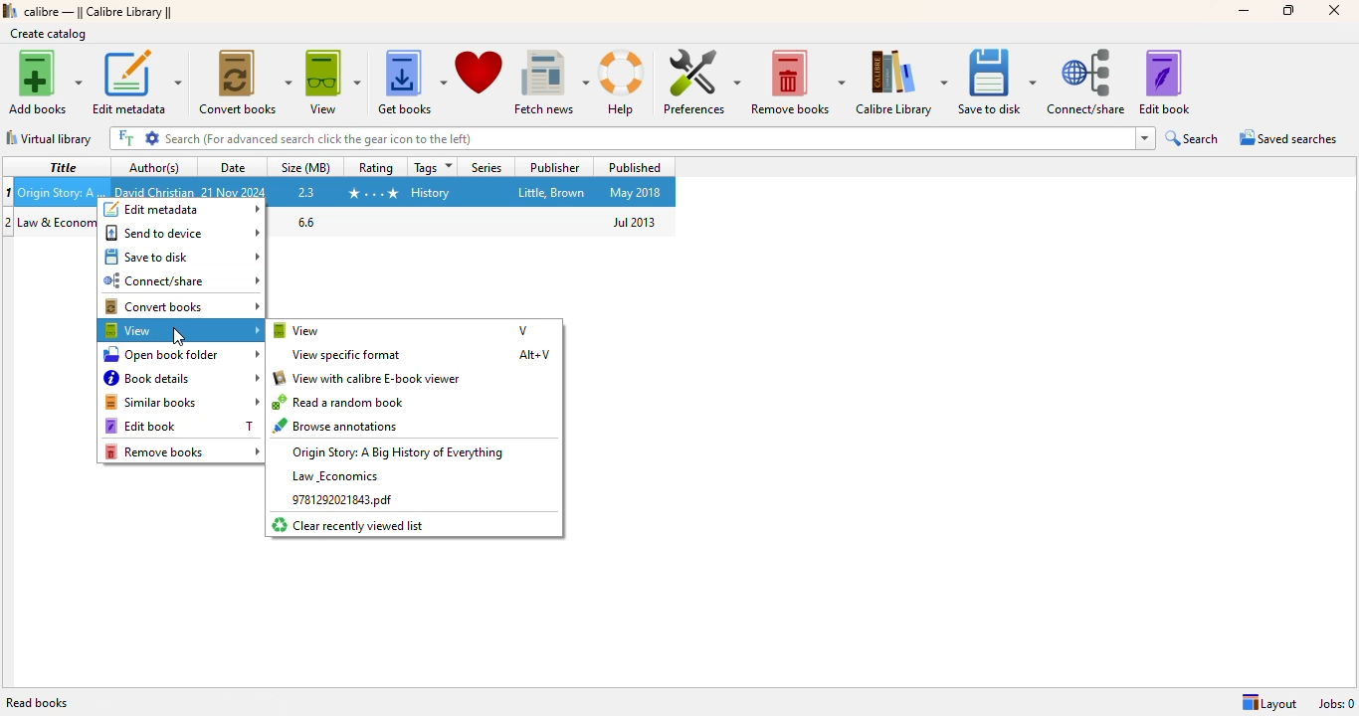 The image size is (1359, 716). What do you see at coordinates (154, 191) in the screenshot?
I see `Author` at bounding box center [154, 191].